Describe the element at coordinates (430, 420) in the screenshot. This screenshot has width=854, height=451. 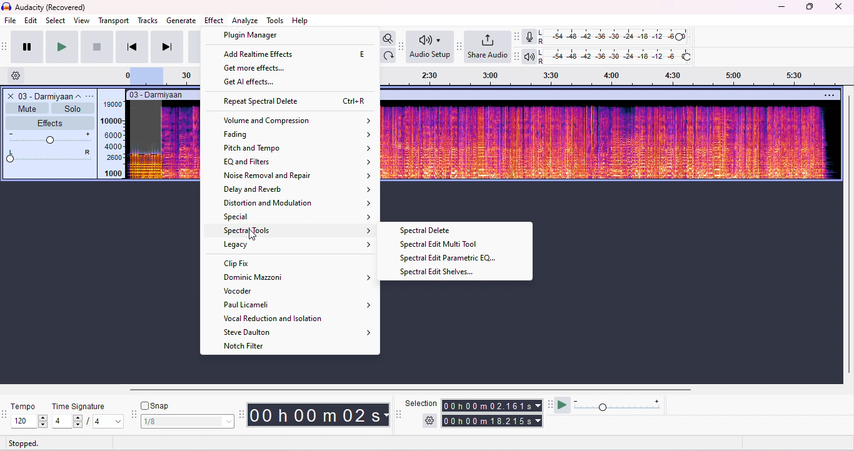
I see `selection settings` at that location.